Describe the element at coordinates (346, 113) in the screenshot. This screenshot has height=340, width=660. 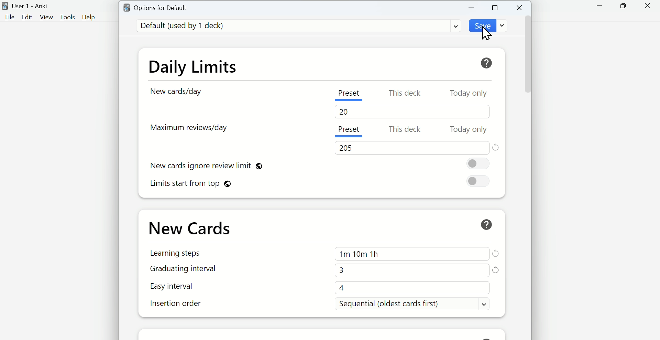
I see `20` at that location.